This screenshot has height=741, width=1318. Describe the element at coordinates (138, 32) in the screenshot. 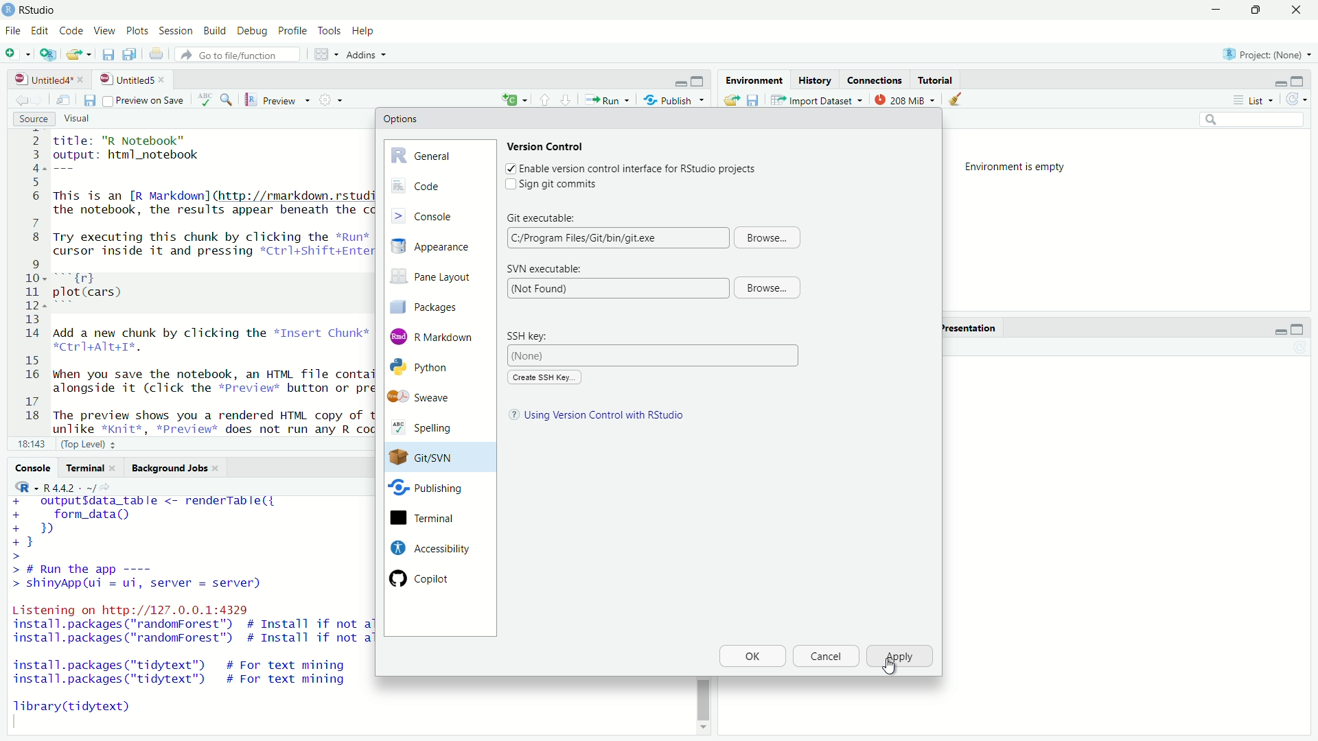

I see `Plots` at that location.